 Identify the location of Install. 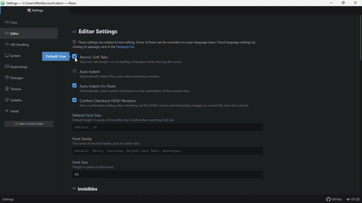
(20, 110).